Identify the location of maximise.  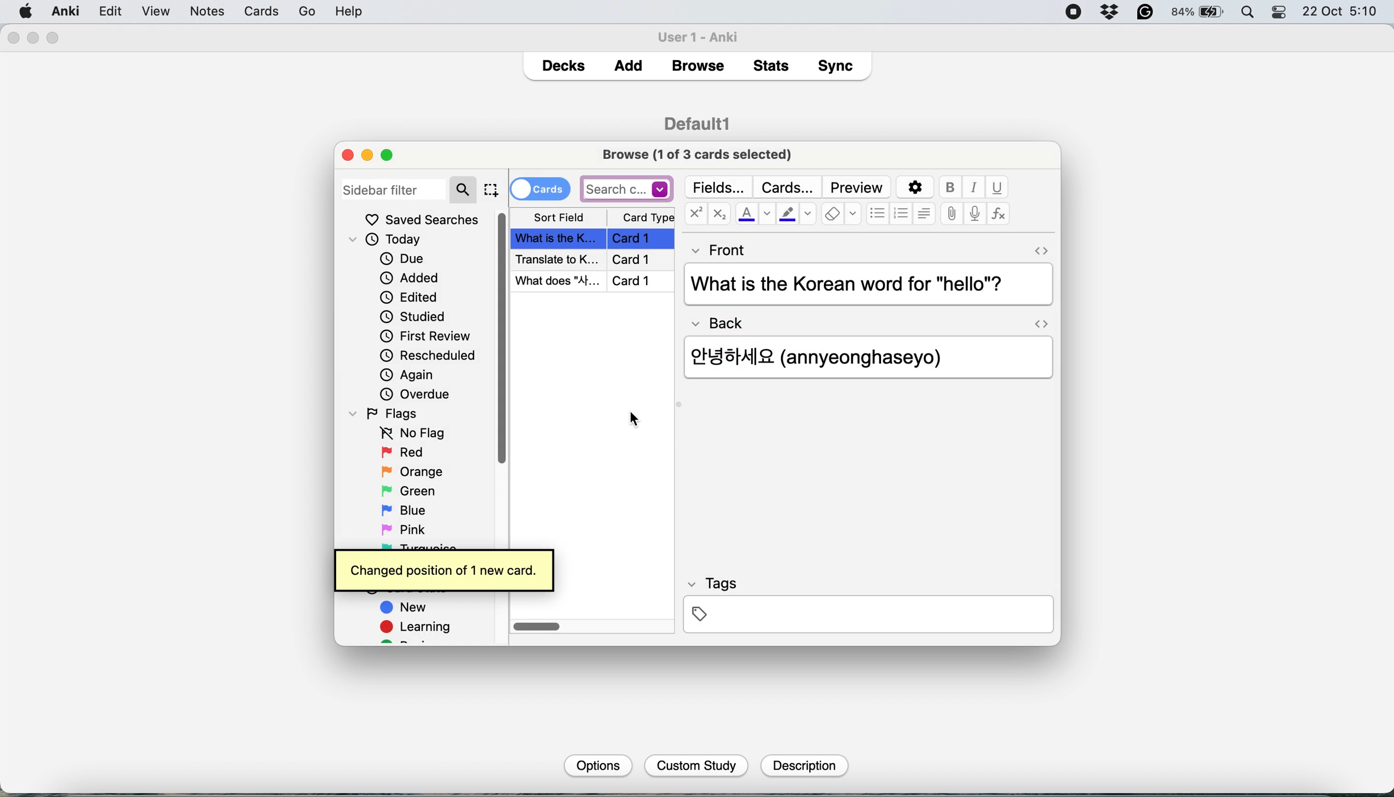
(54, 38).